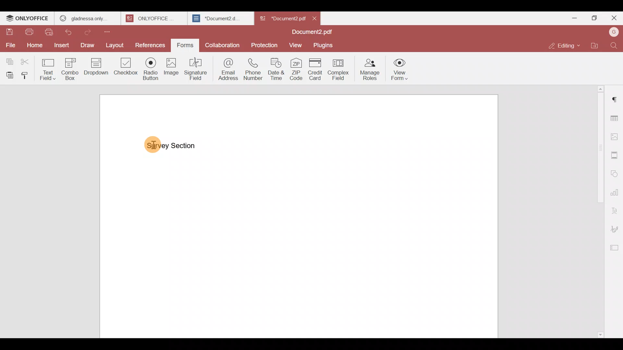 The image size is (623, 350). I want to click on Signature field, so click(197, 68).